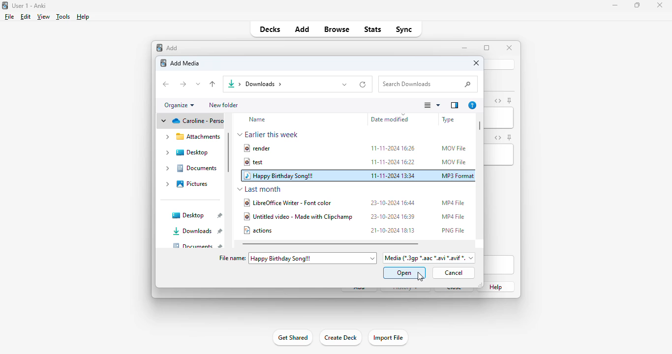 This screenshot has height=354, width=672. I want to click on back, so click(165, 84).